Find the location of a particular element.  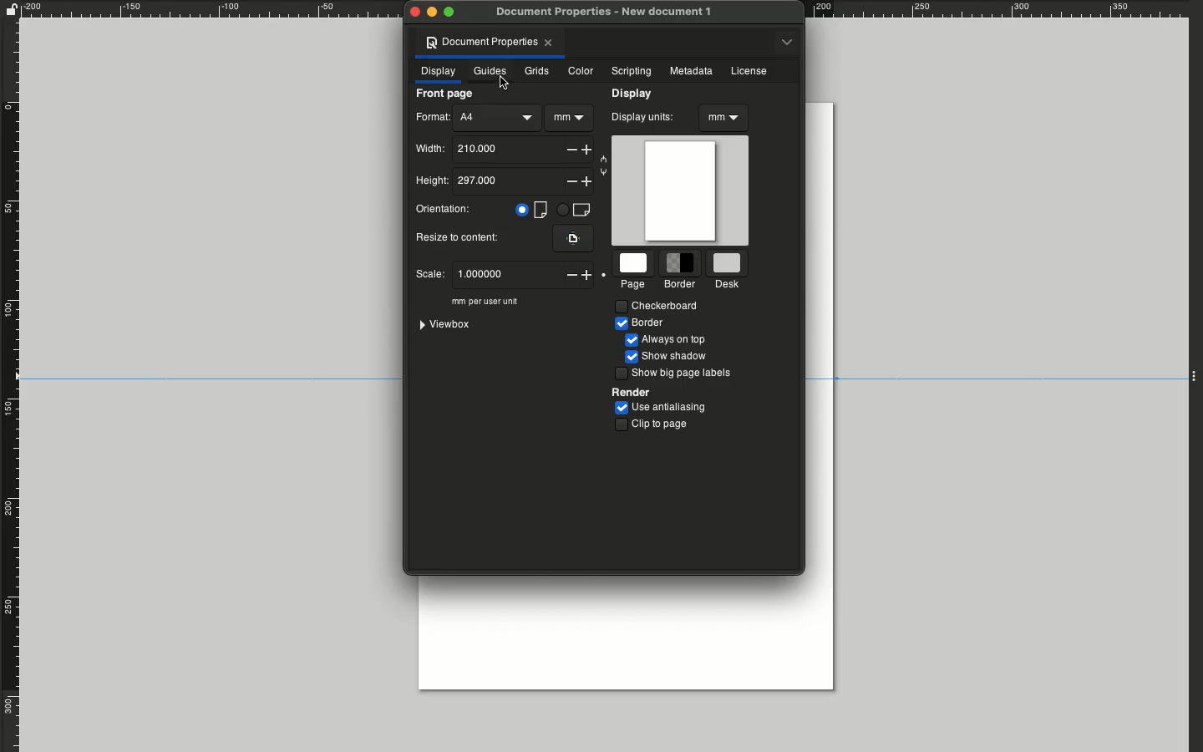

Use antialiasing is located at coordinates (659, 407).